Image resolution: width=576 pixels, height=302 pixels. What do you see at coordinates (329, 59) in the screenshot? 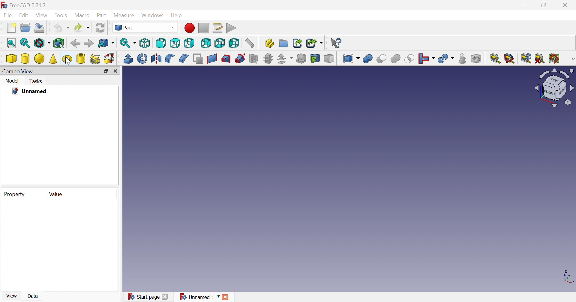
I see `Color per face` at bounding box center [329, 59].